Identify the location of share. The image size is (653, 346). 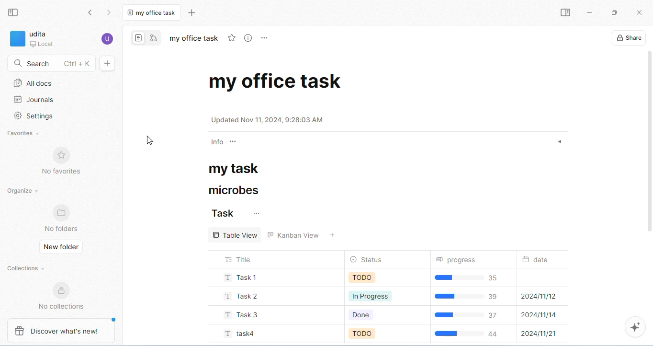
(629, 38).